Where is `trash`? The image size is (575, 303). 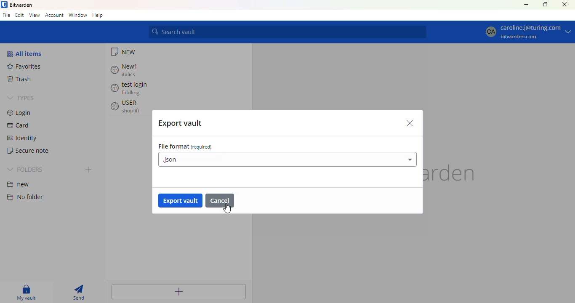
trash is located at coordinates (19, 79).